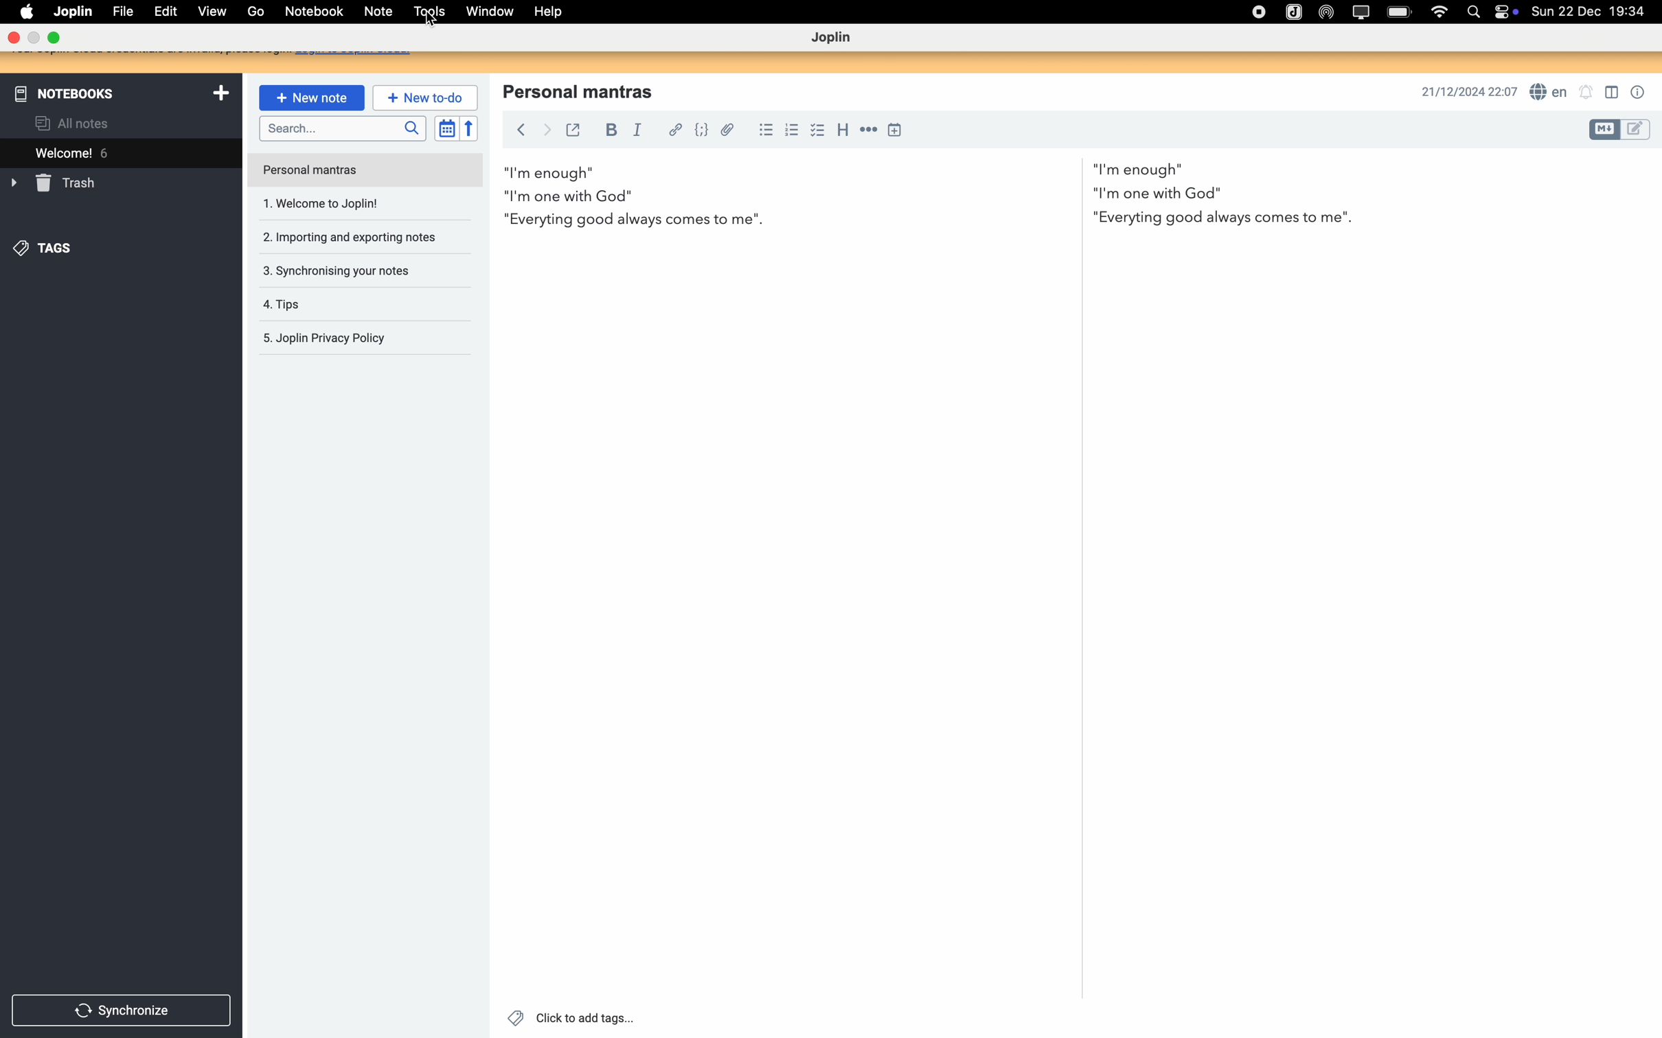  Describe the element at coordinates (483, 14) in the screenshot. I see `window` at that location.